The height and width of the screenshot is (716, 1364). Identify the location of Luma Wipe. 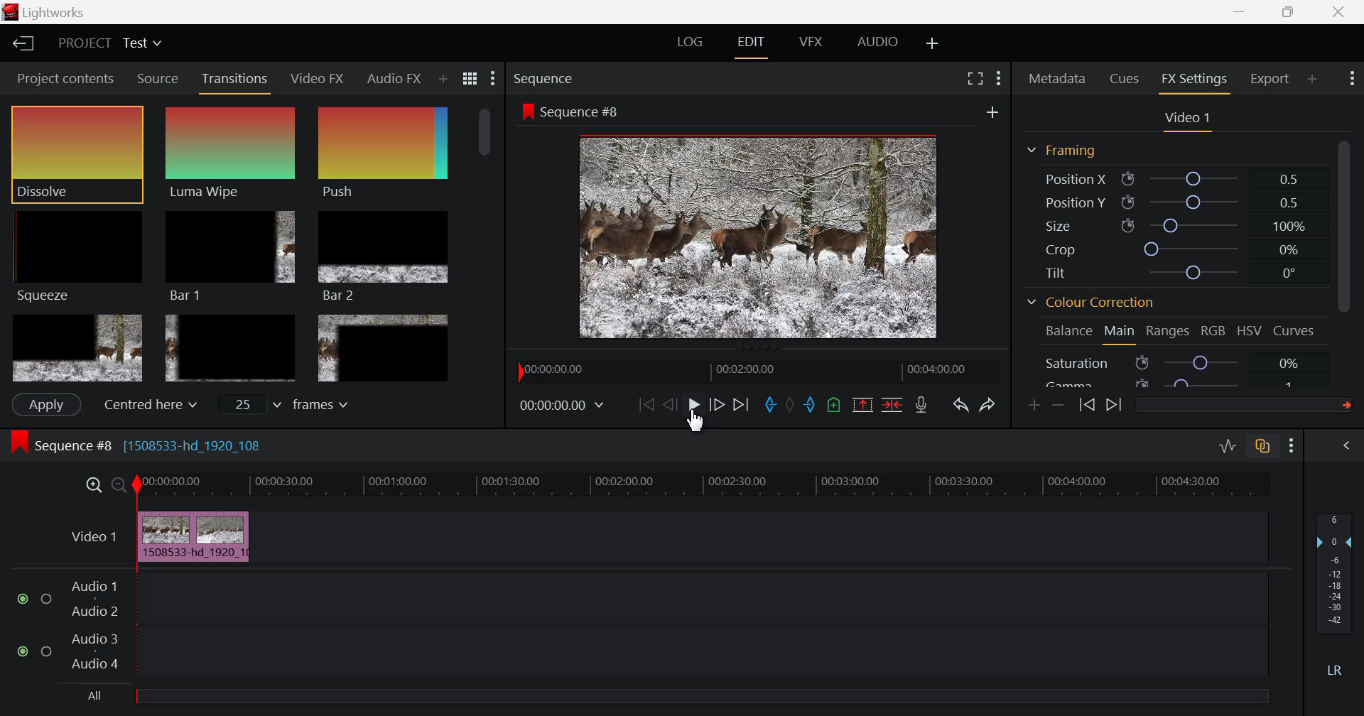
(233, 153).